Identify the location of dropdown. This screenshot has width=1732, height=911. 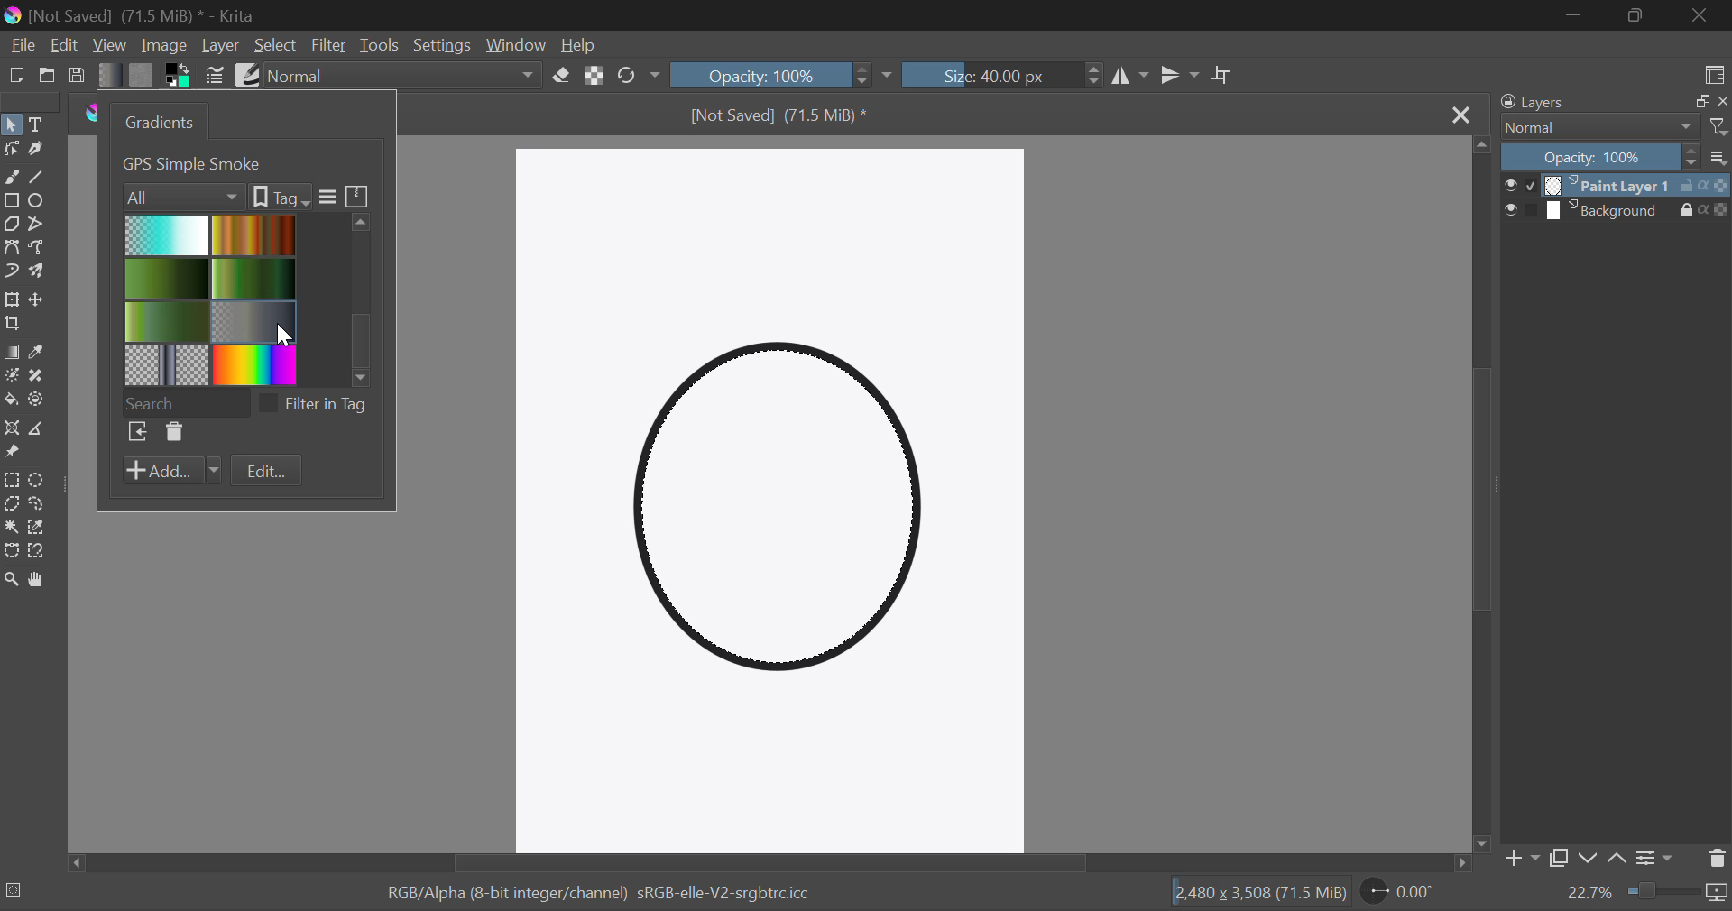
(889, 77).